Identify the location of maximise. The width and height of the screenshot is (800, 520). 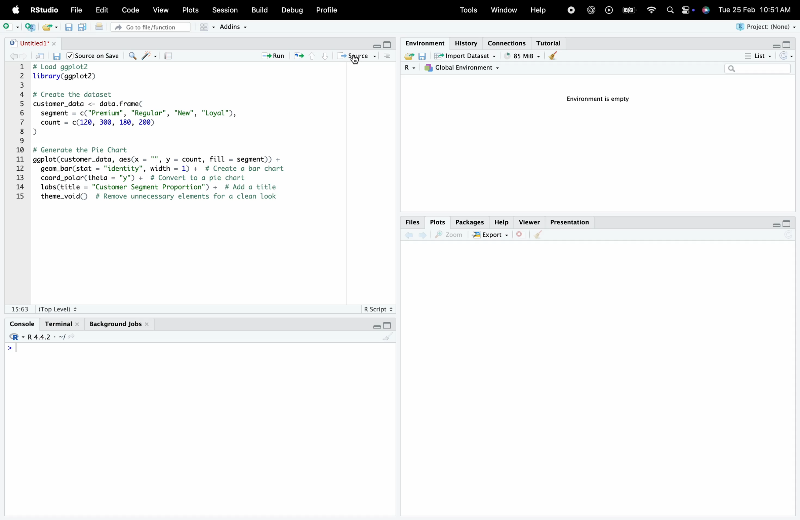
(788, 223).